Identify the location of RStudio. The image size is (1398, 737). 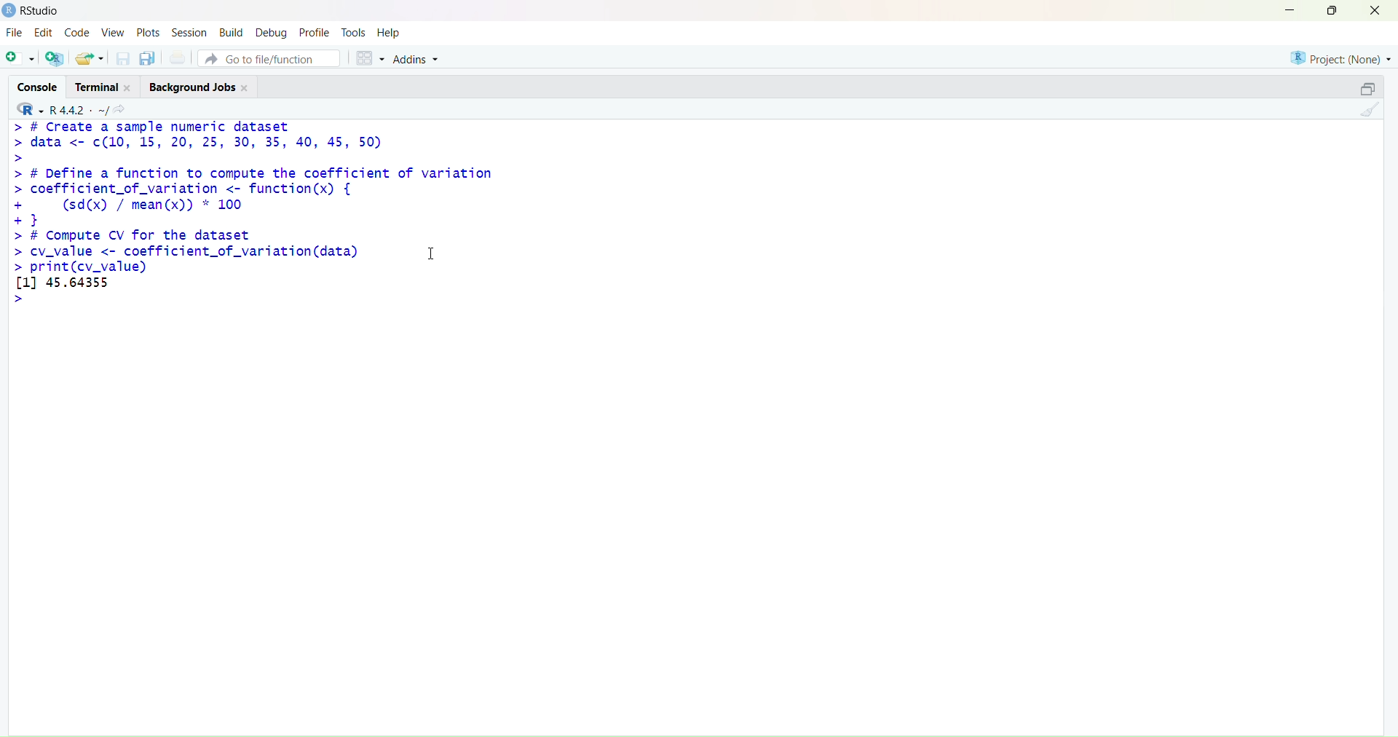
(42, 10).